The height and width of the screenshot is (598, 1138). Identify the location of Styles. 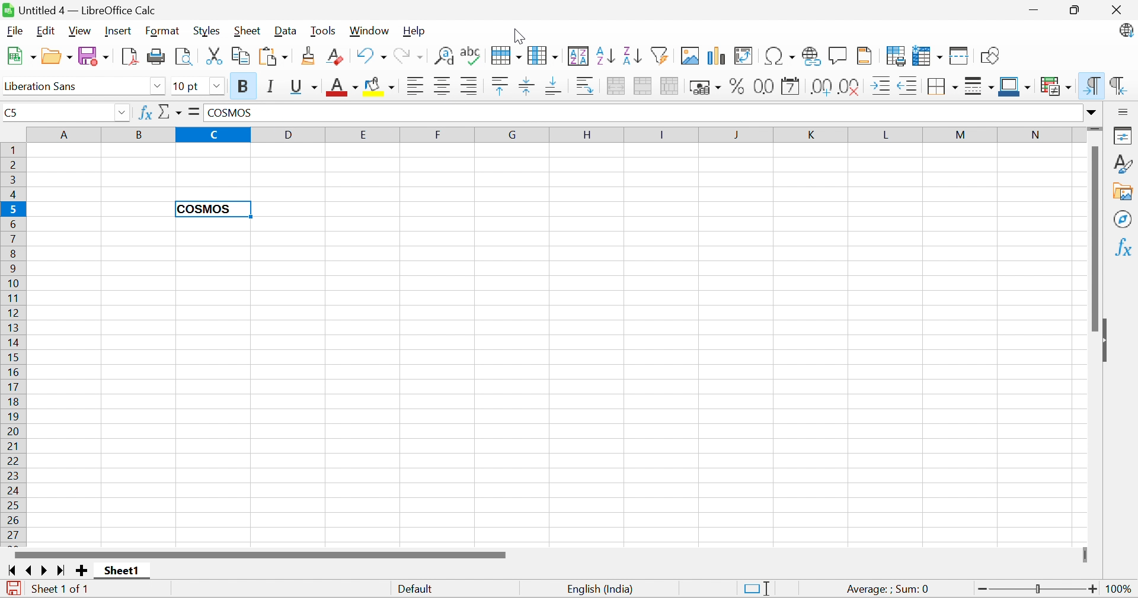
(207, 30).